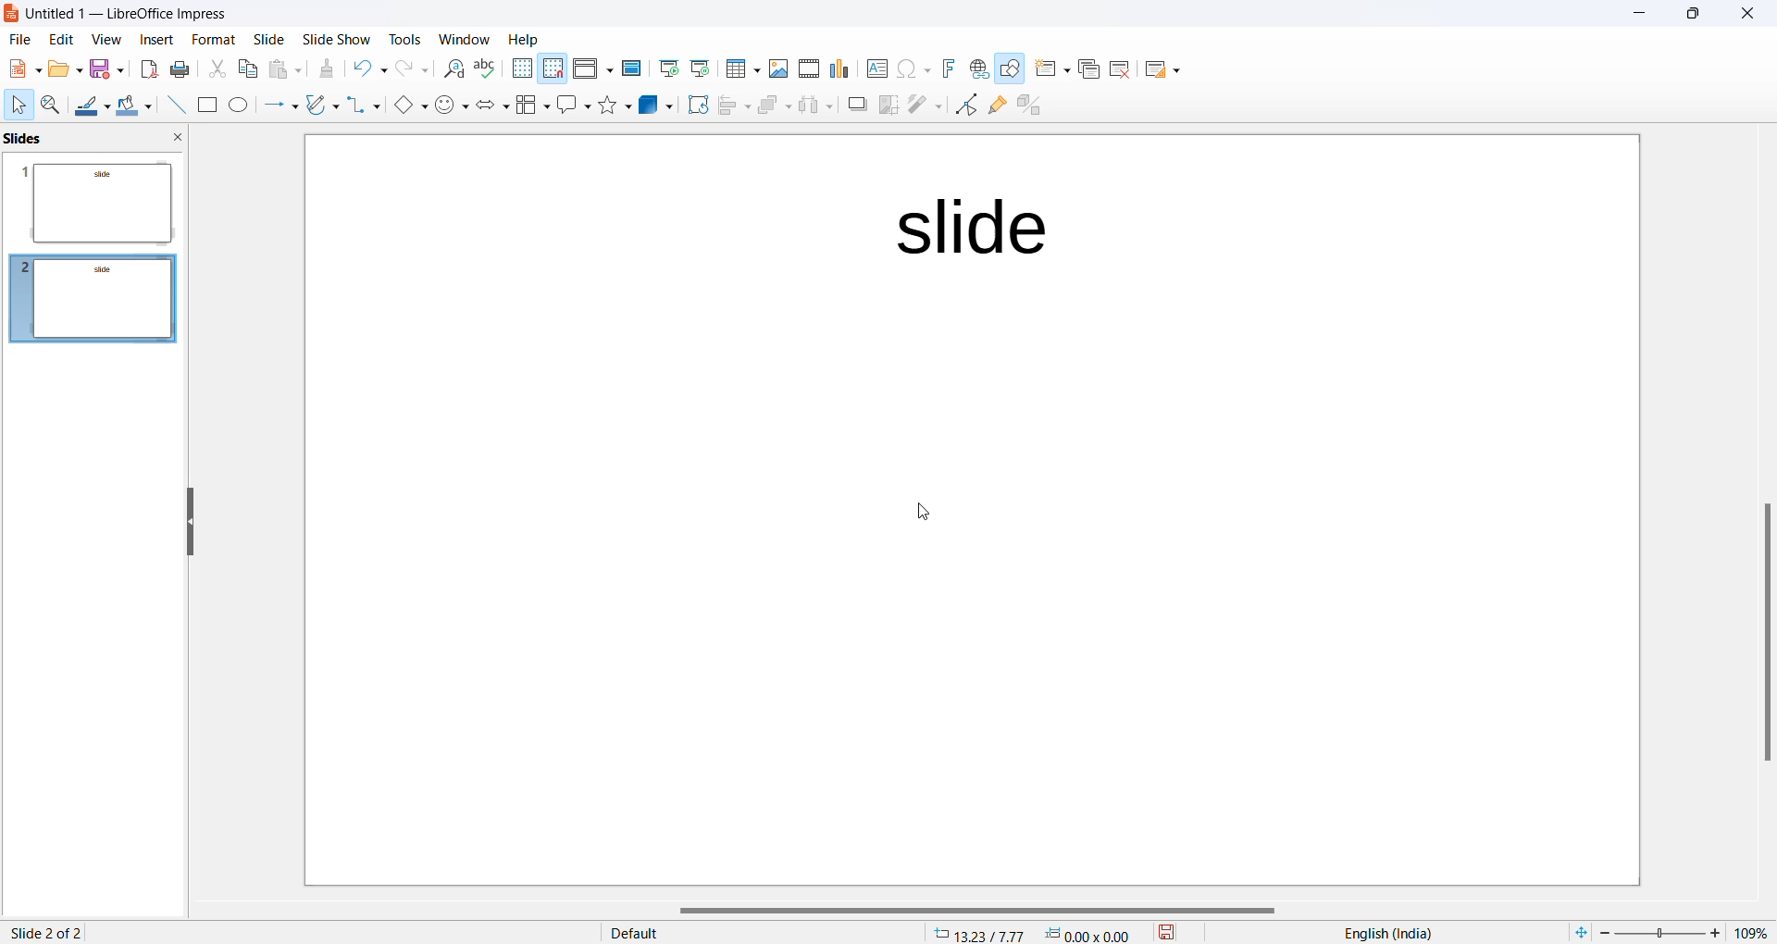 The image size is (1777, 944). I want to click on Flow chart, so click(530, 106).